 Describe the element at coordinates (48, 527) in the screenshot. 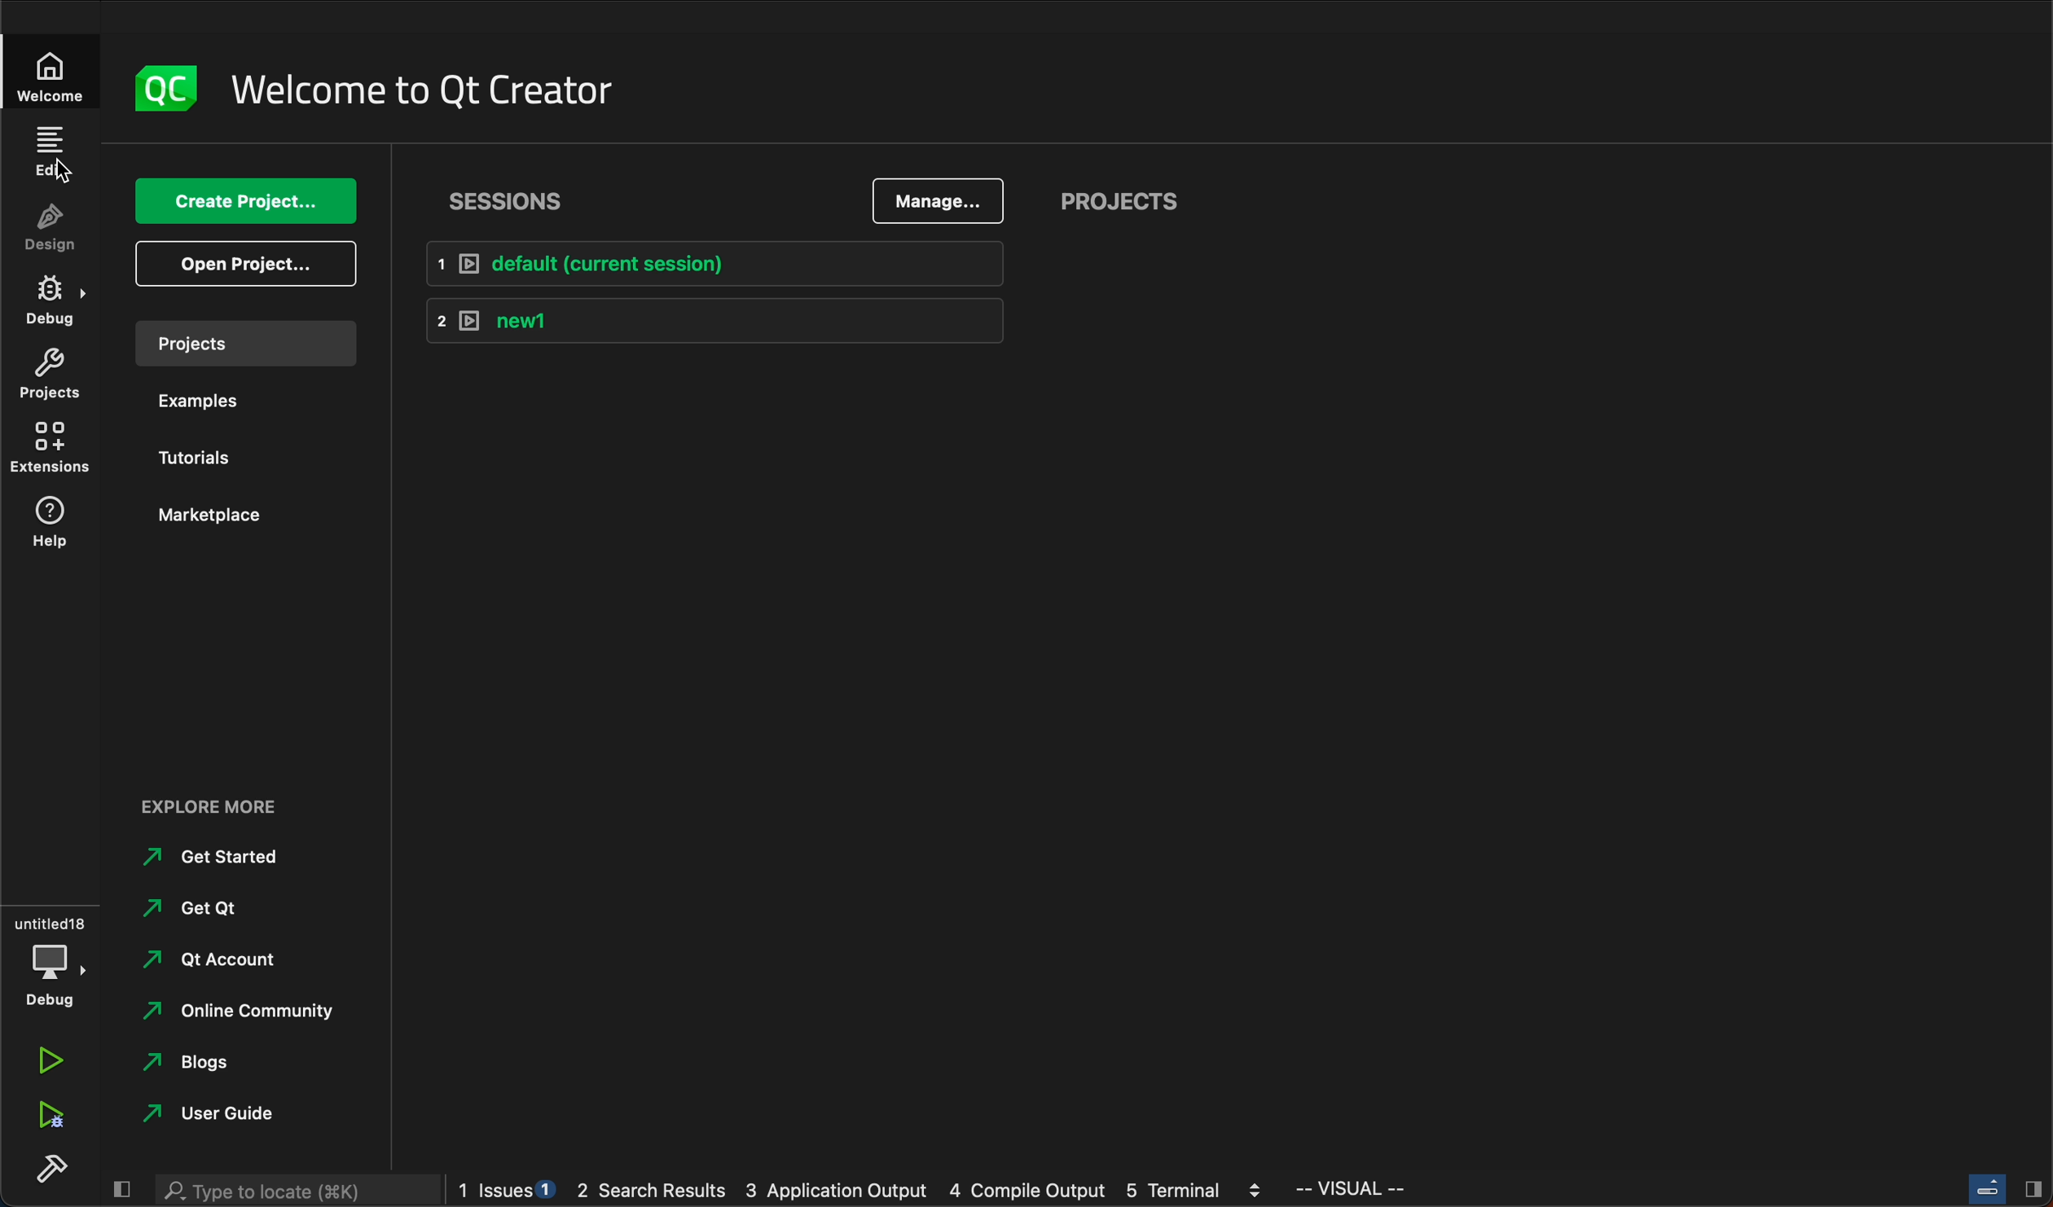

I see `help` at that location.